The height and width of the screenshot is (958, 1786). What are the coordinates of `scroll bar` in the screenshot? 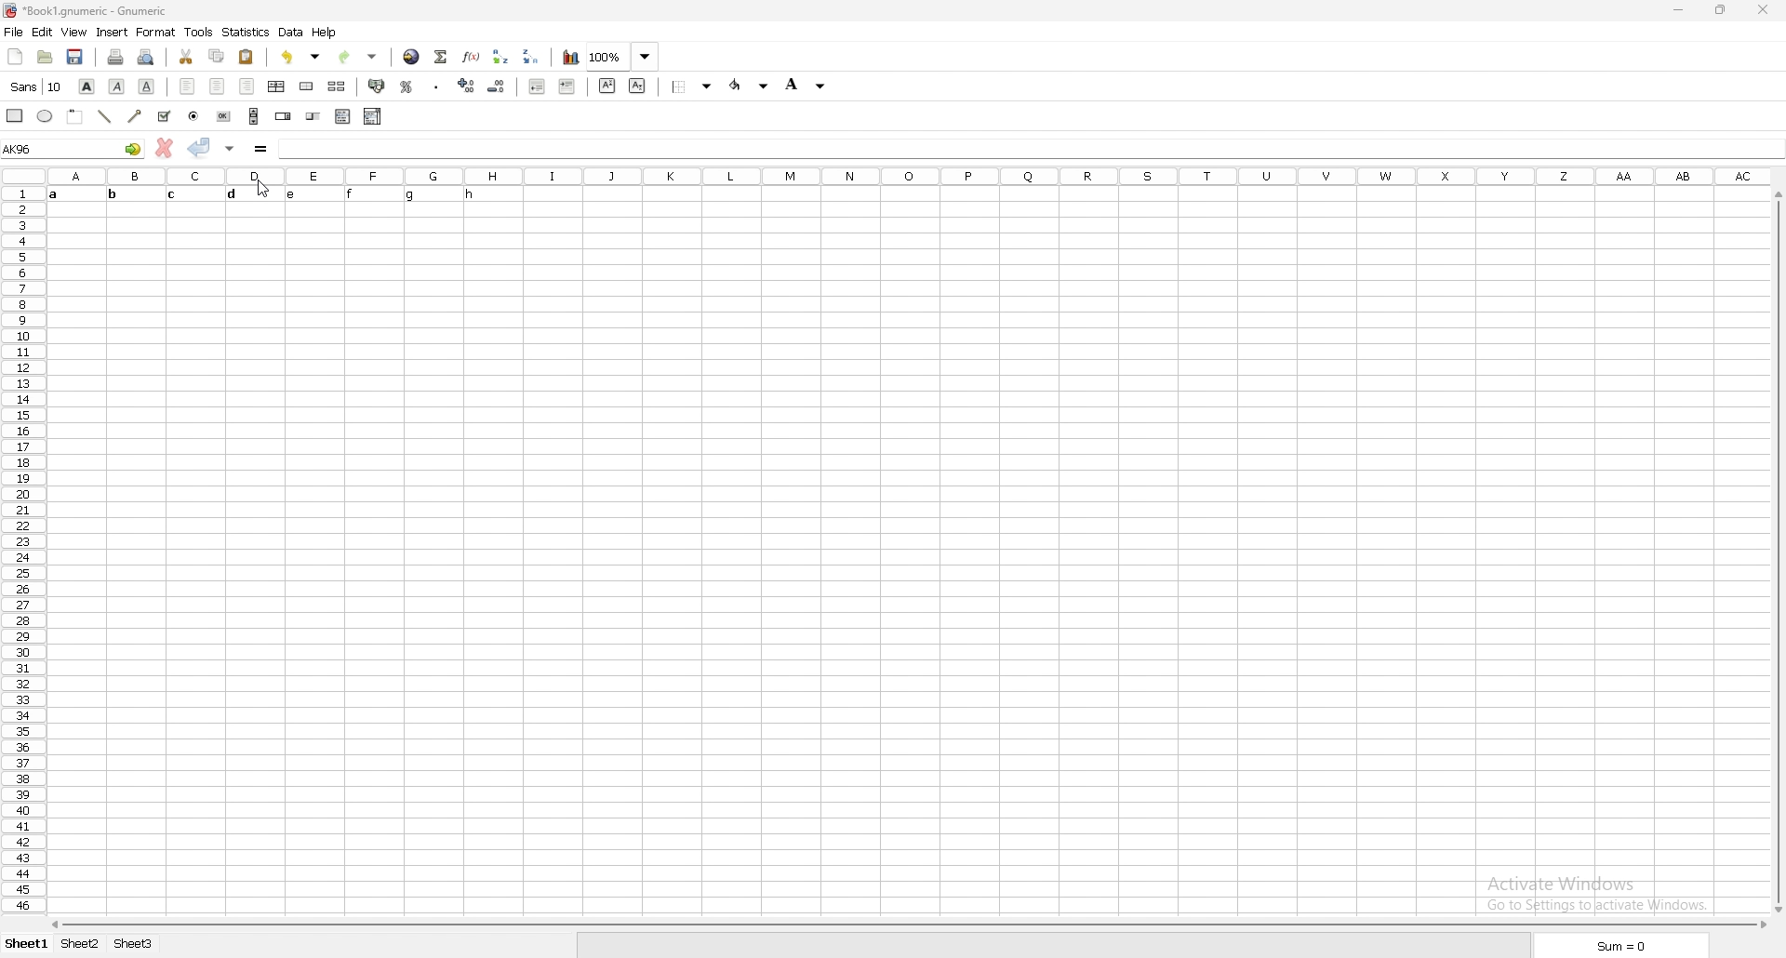 It's located at (907, 925).